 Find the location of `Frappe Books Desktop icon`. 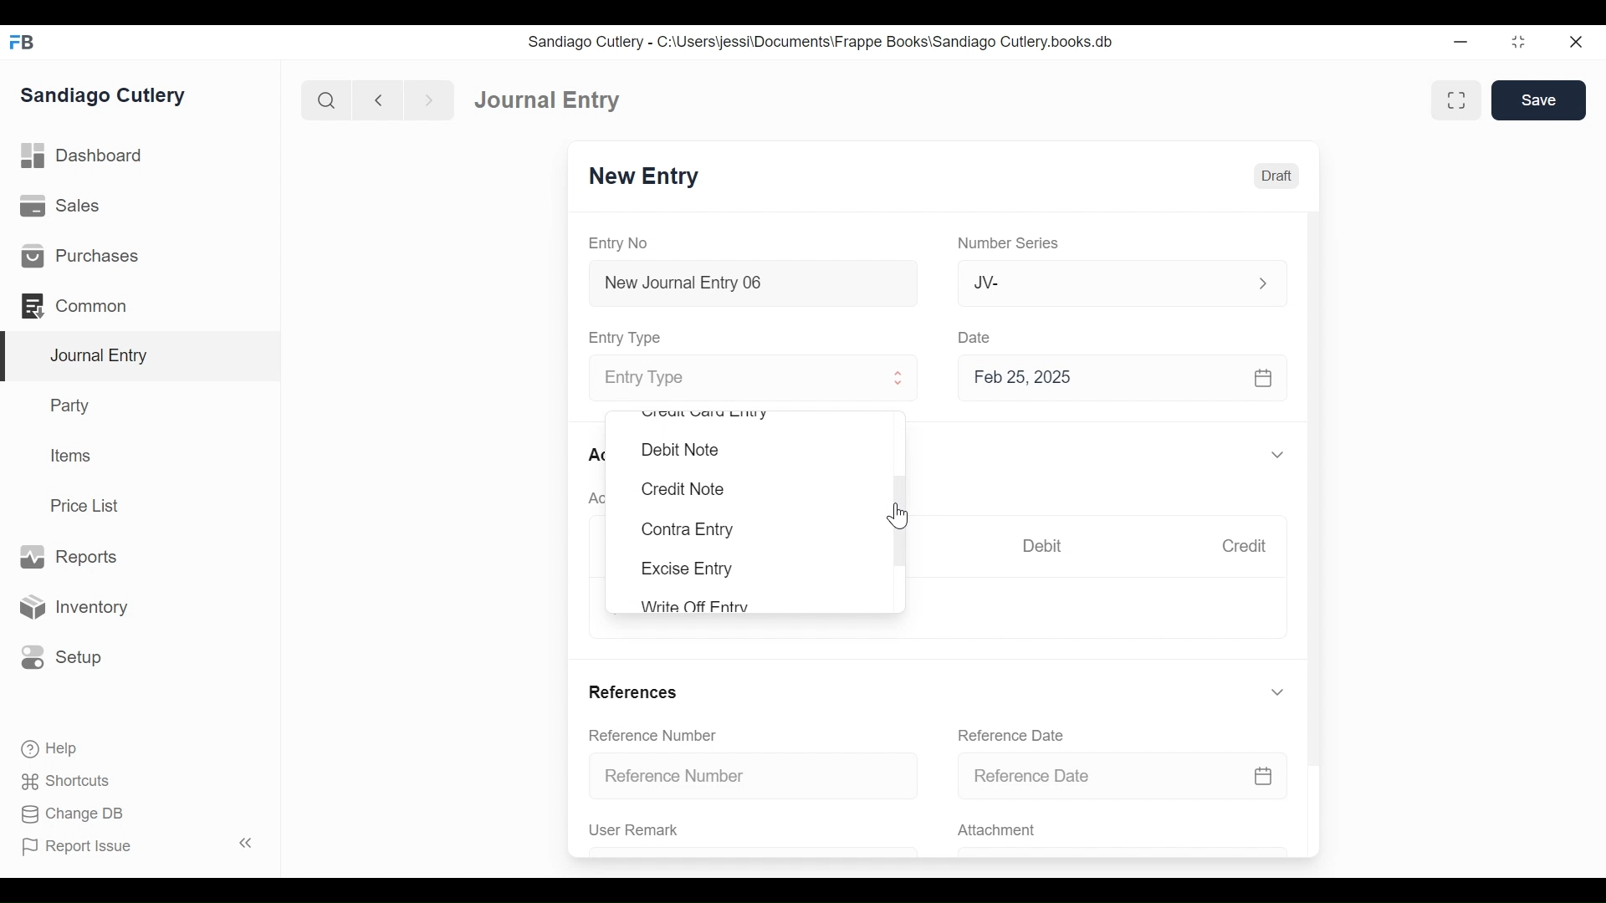

Frappe Books Desktop icon is located at coordinates (23, 43).